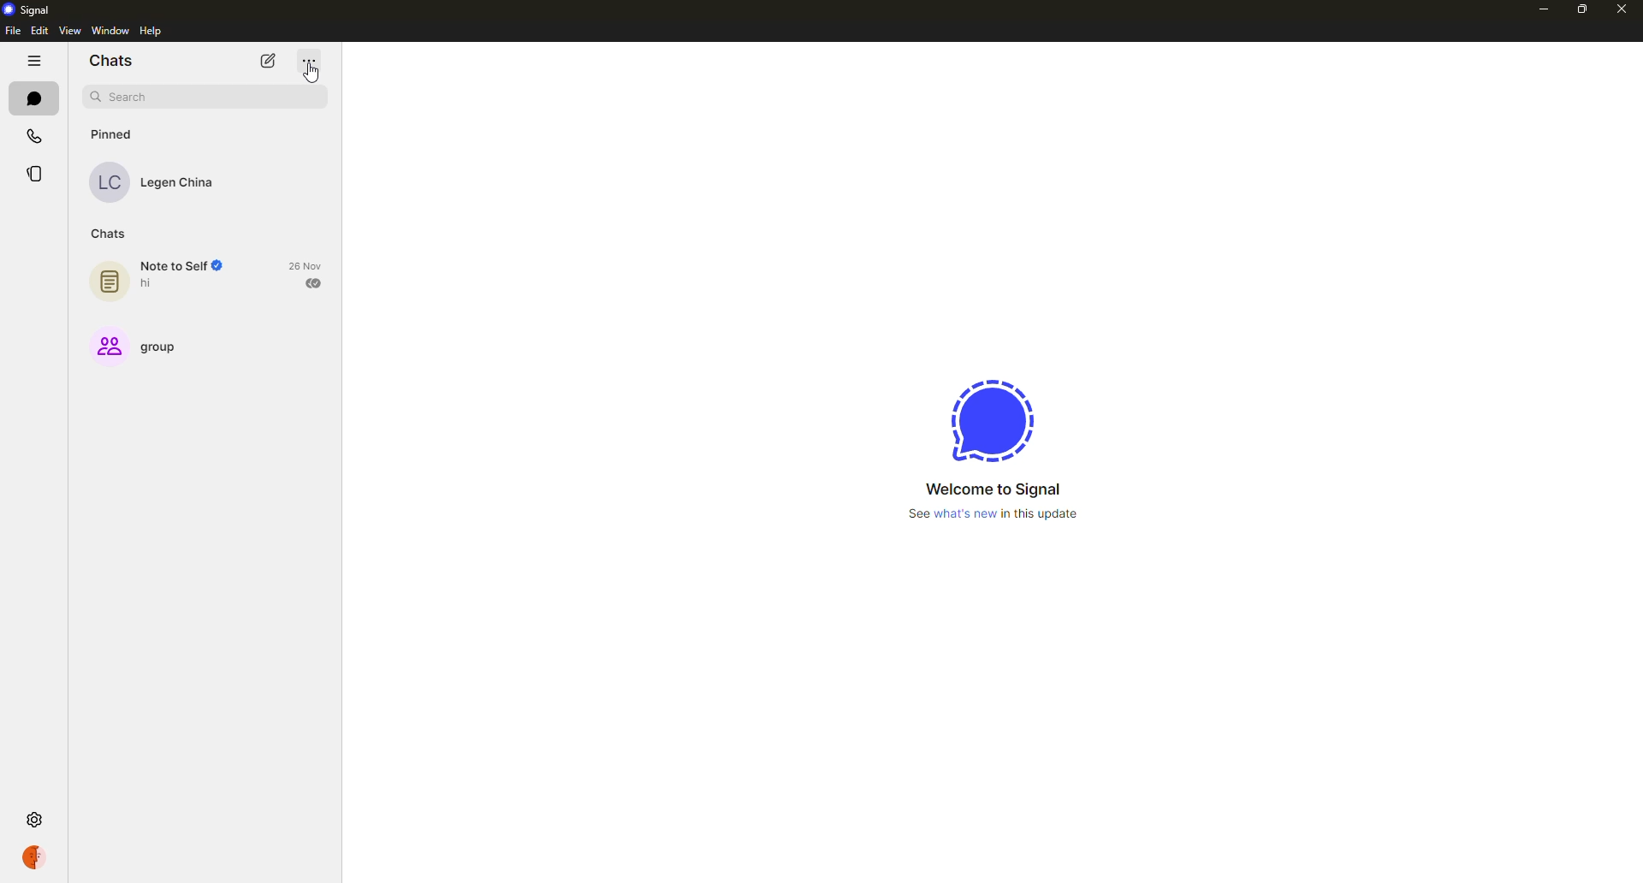 The width and height of the screenshot is (1643, 883). I want to click on help, so click(153, 31).